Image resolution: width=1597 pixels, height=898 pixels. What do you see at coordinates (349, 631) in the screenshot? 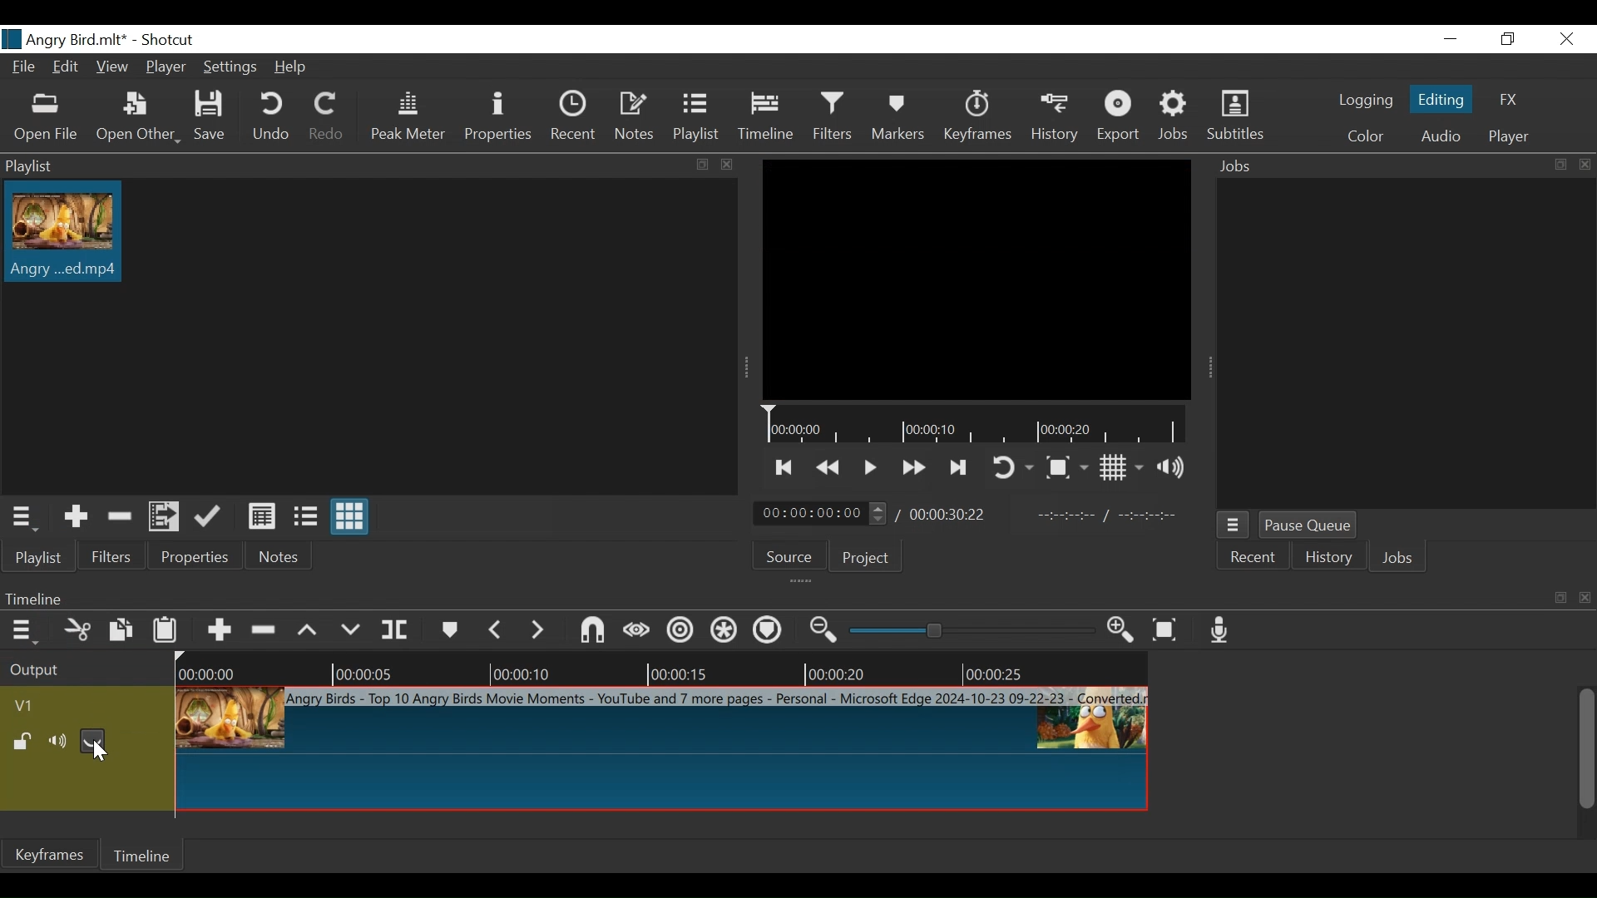
I see `Overwrite` at bounding box center [349, 631].